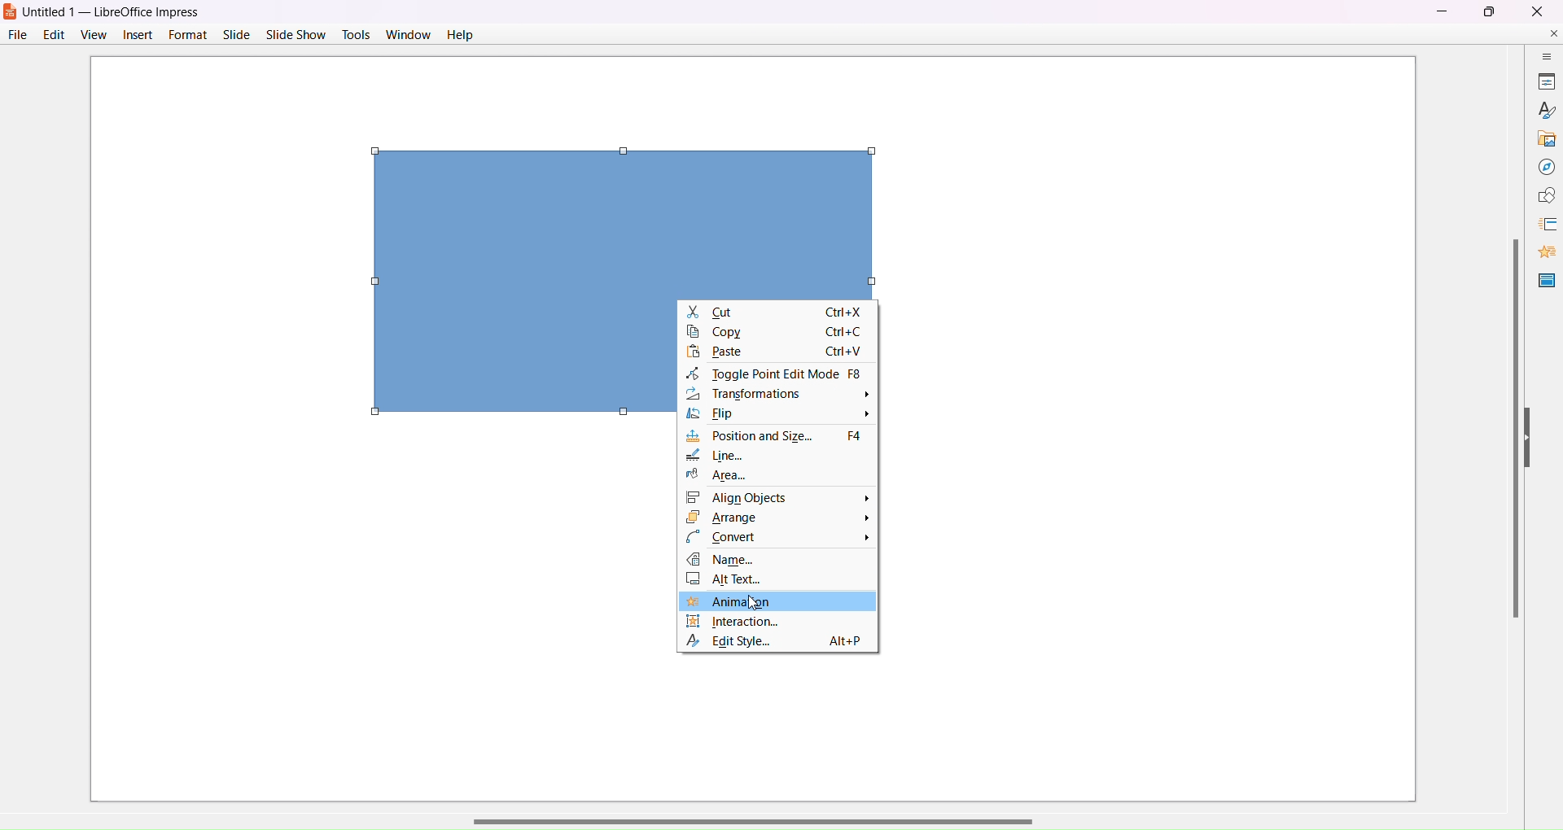 This screenshot has width=1563, height=830. Describe the element at coordinates (1536, 11) in the screenshot. I see `Close` at that location.